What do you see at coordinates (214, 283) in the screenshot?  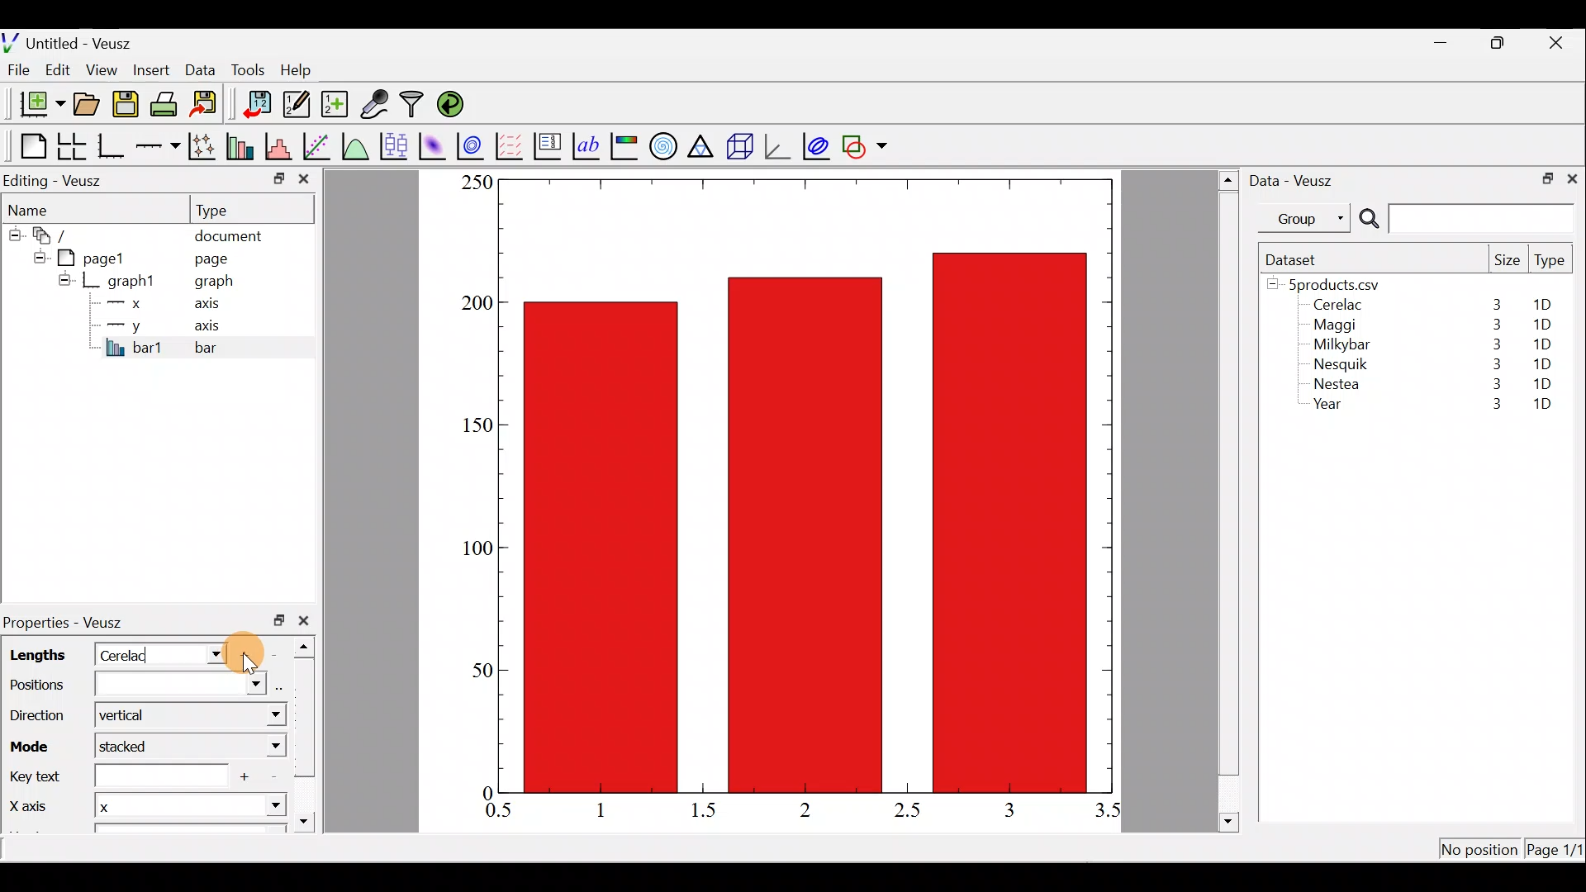 I see `graph` at bounding box center [214, 283].